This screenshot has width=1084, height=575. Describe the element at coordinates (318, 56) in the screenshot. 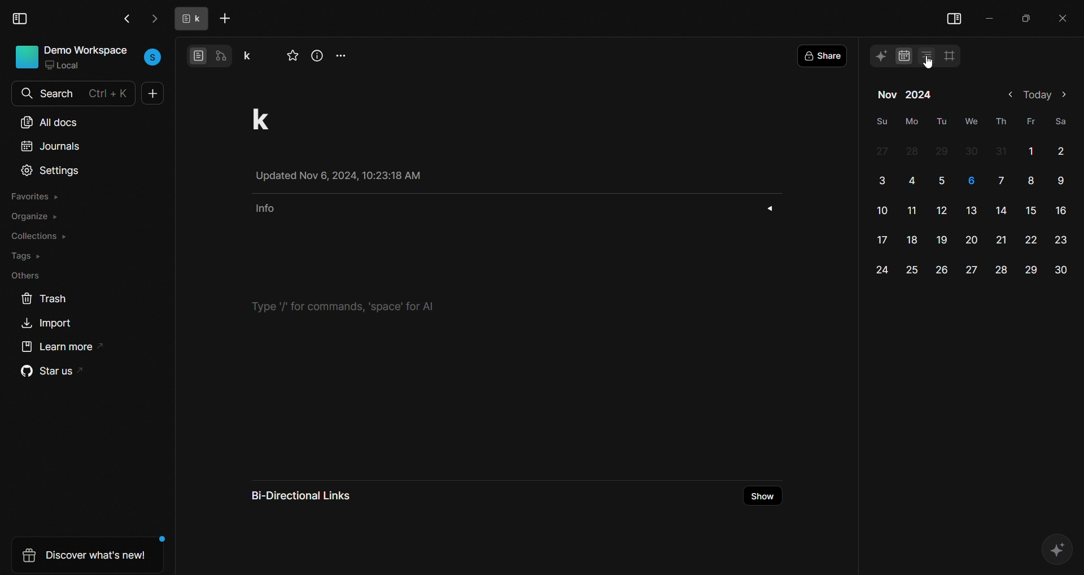

I see `view info` at that location.